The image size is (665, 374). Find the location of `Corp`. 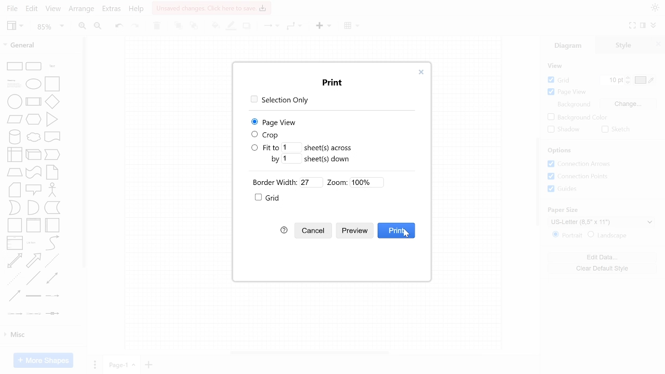

Corp is located at coordinates (266, 135).